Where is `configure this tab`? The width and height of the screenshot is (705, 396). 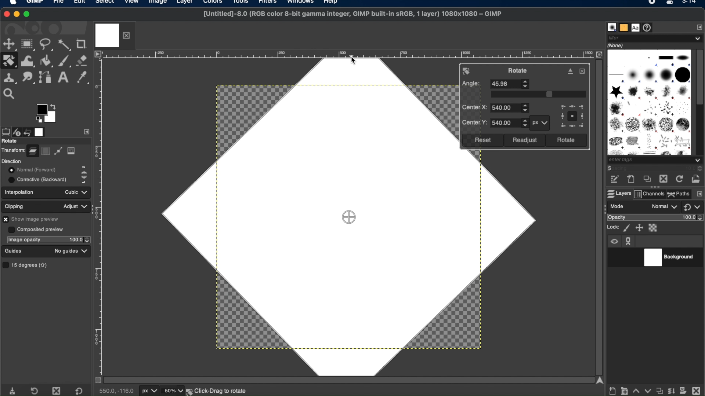
configure this tab is located at coordinates (698, 27).